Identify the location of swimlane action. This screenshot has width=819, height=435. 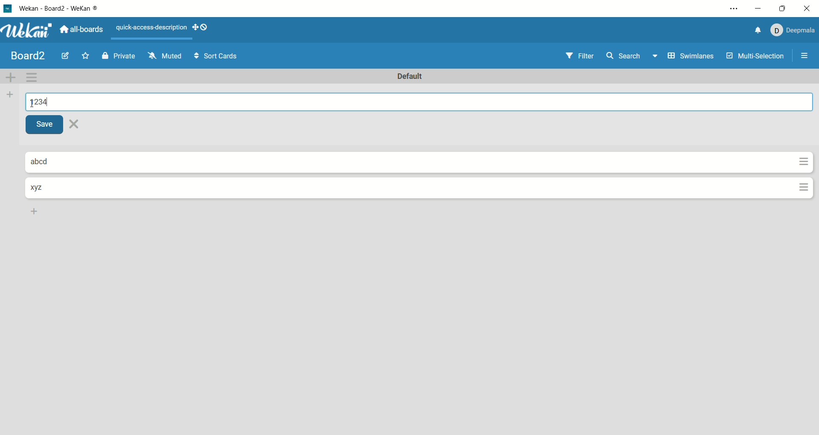
(34, 77).